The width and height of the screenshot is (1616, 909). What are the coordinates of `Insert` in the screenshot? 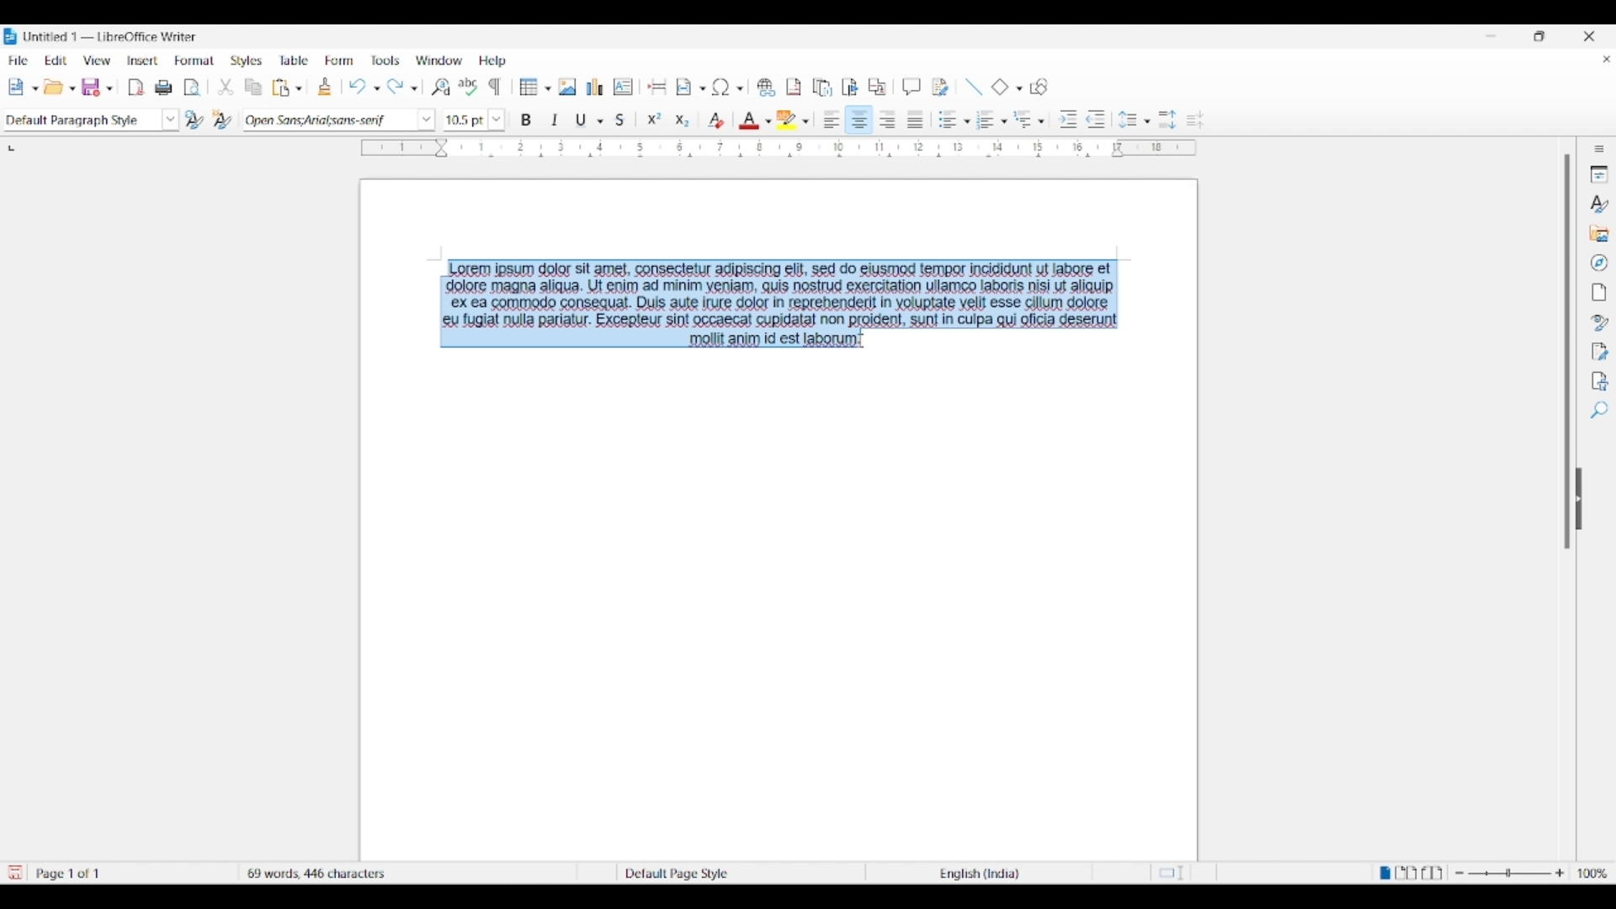 It's located at (143, 60).